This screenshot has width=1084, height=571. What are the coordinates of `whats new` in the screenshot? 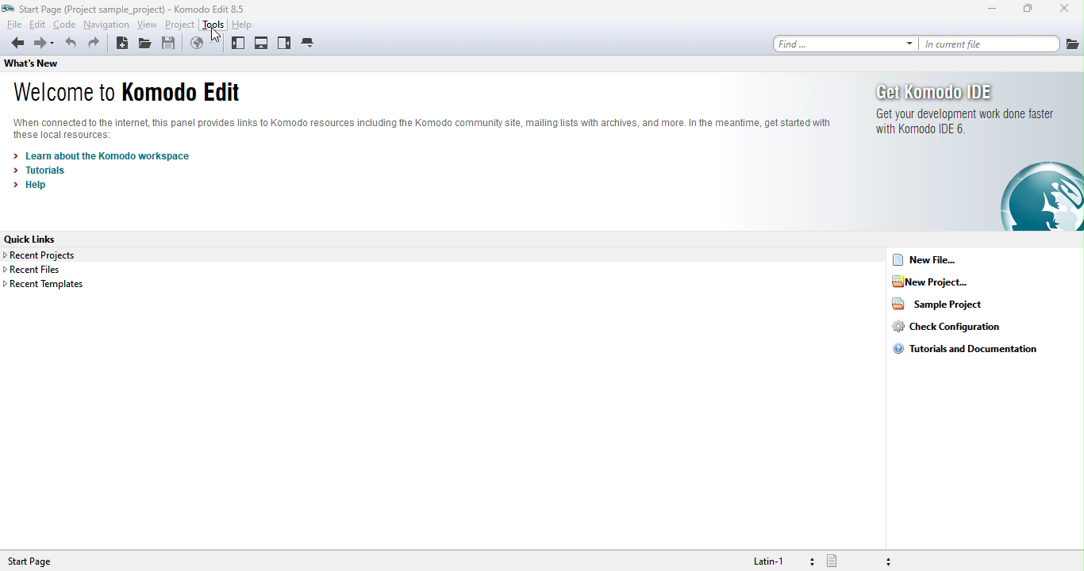 It's located at (48, 64).